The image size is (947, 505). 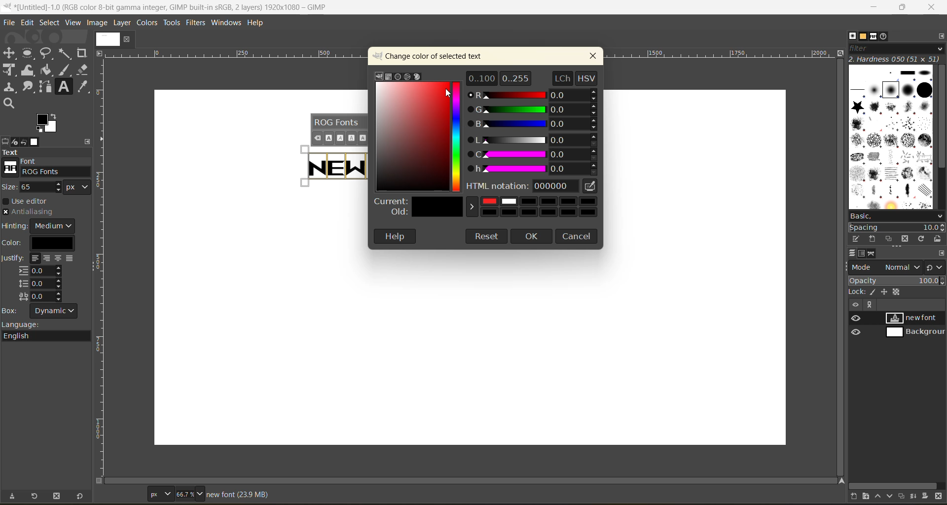 I want to click on help, so click(x=395, y=236).